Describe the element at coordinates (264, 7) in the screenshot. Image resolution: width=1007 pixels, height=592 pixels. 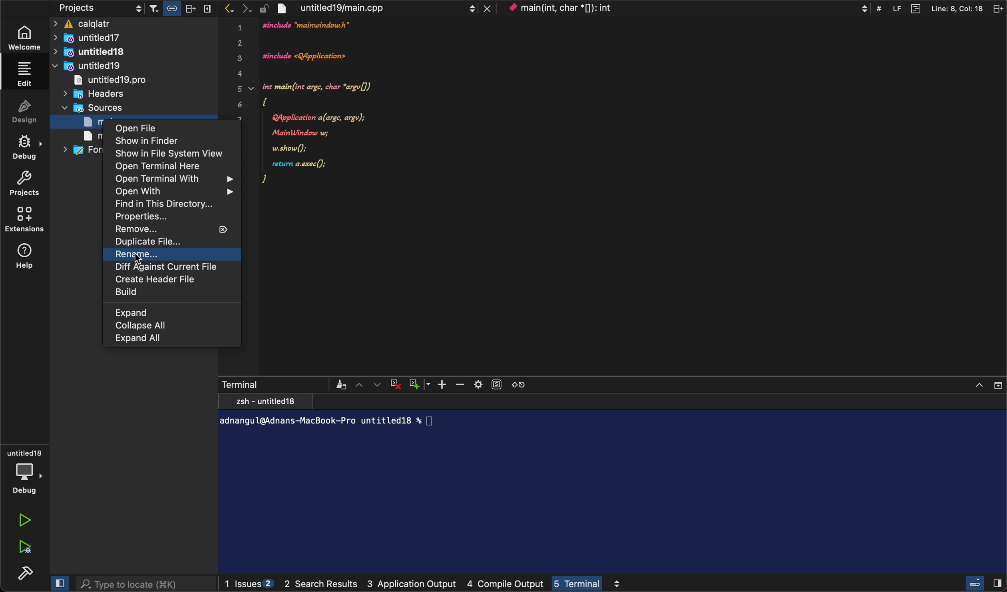
I see `lock` at that location.